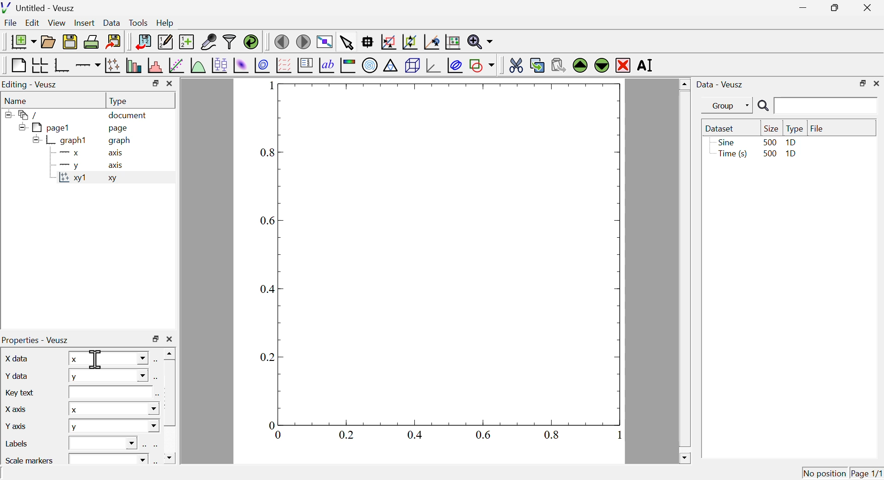 This screenshot has height=480, width=884. What do you see at coordinates (154, 83) in the screenshot?
I see `maximize` at bounding box center [154, 83].